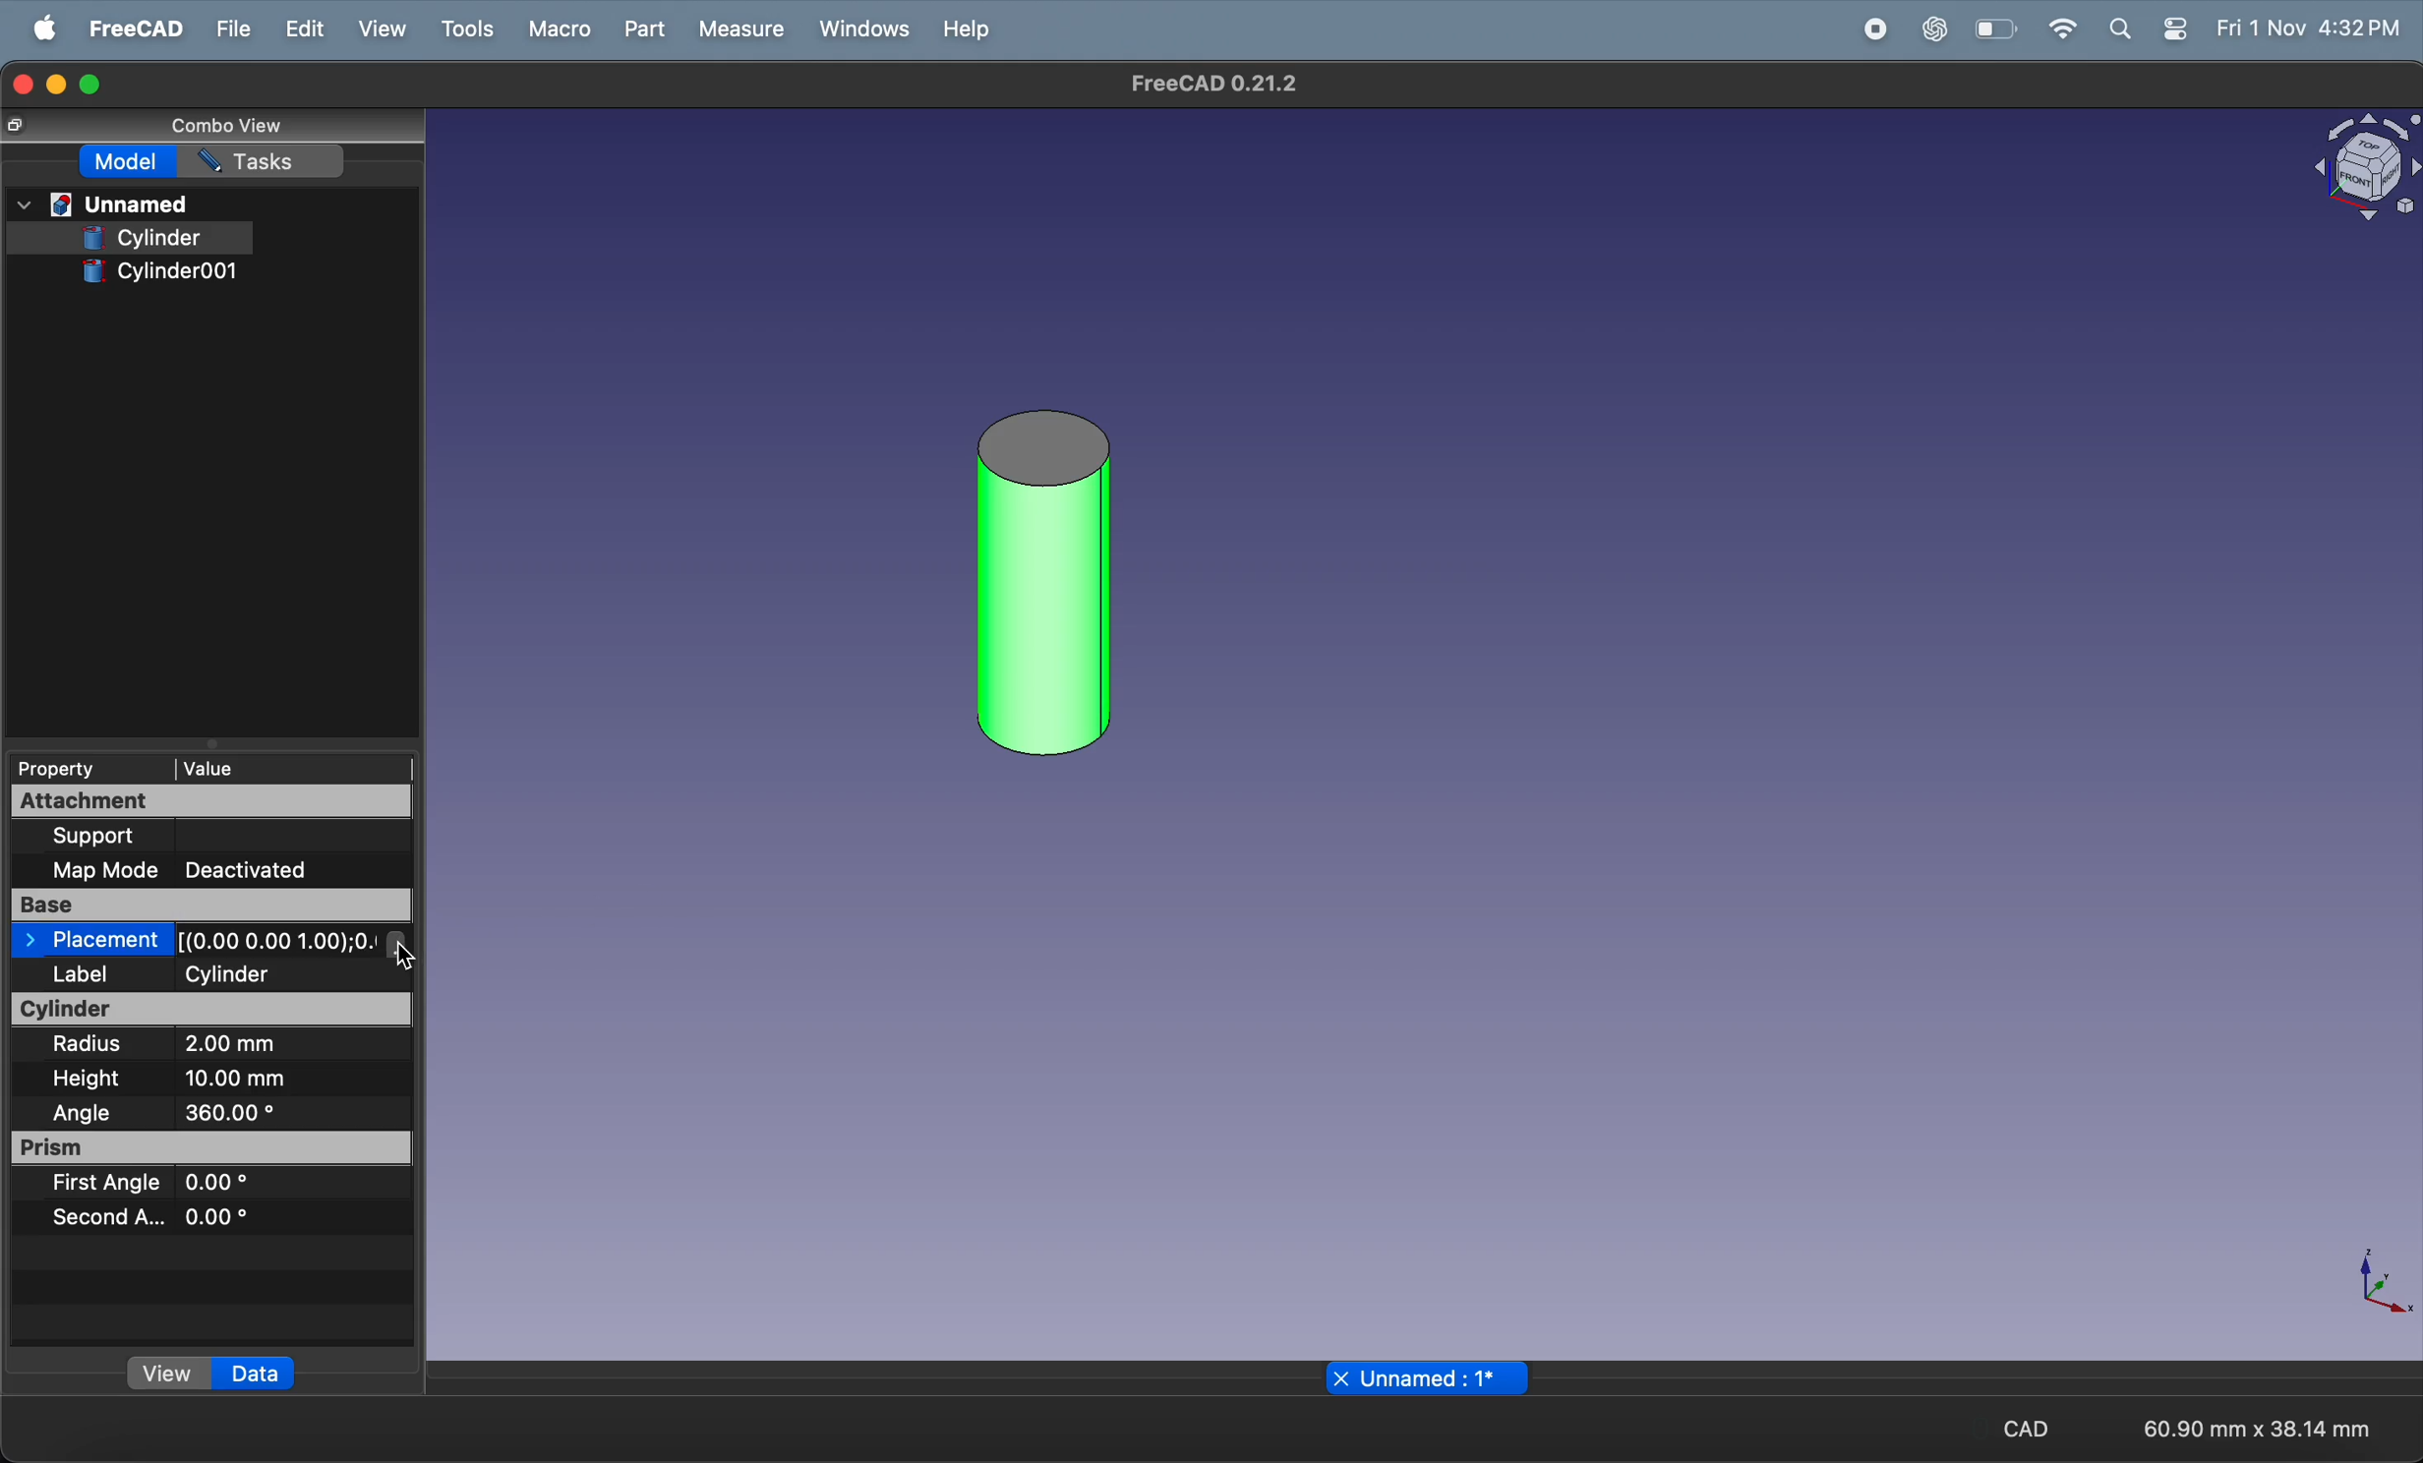 The width and height of the screenshot is (2423, 1463). Describe the element at coordinates (2061, 29) in the screenshot. I see `wifi` at that location.